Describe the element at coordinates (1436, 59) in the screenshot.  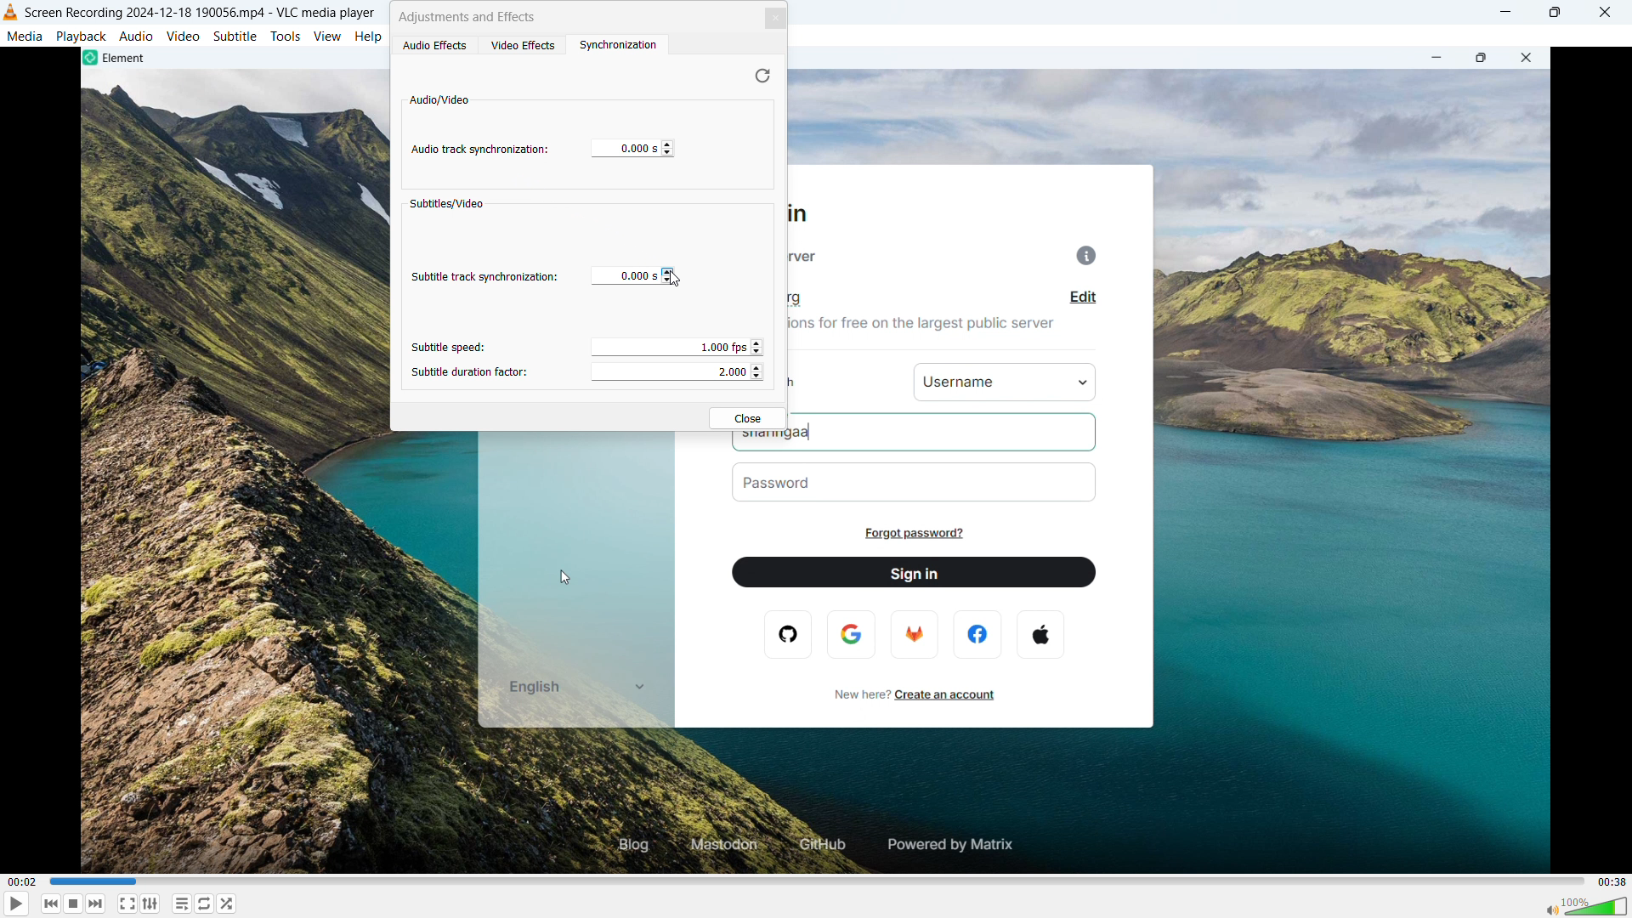
I see `minimize` at that location.